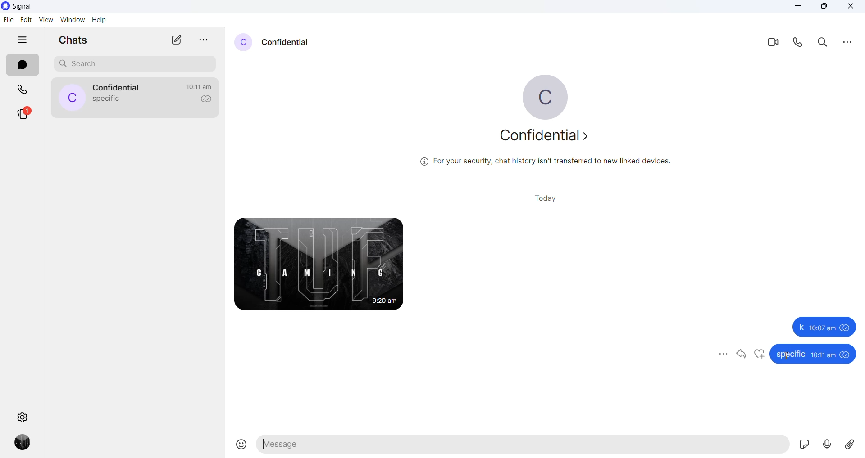 The height and width of the screenshot is (458, 865). Describe the element at coordinates (721, 354) in the screenshot. I see `more options` at that location.